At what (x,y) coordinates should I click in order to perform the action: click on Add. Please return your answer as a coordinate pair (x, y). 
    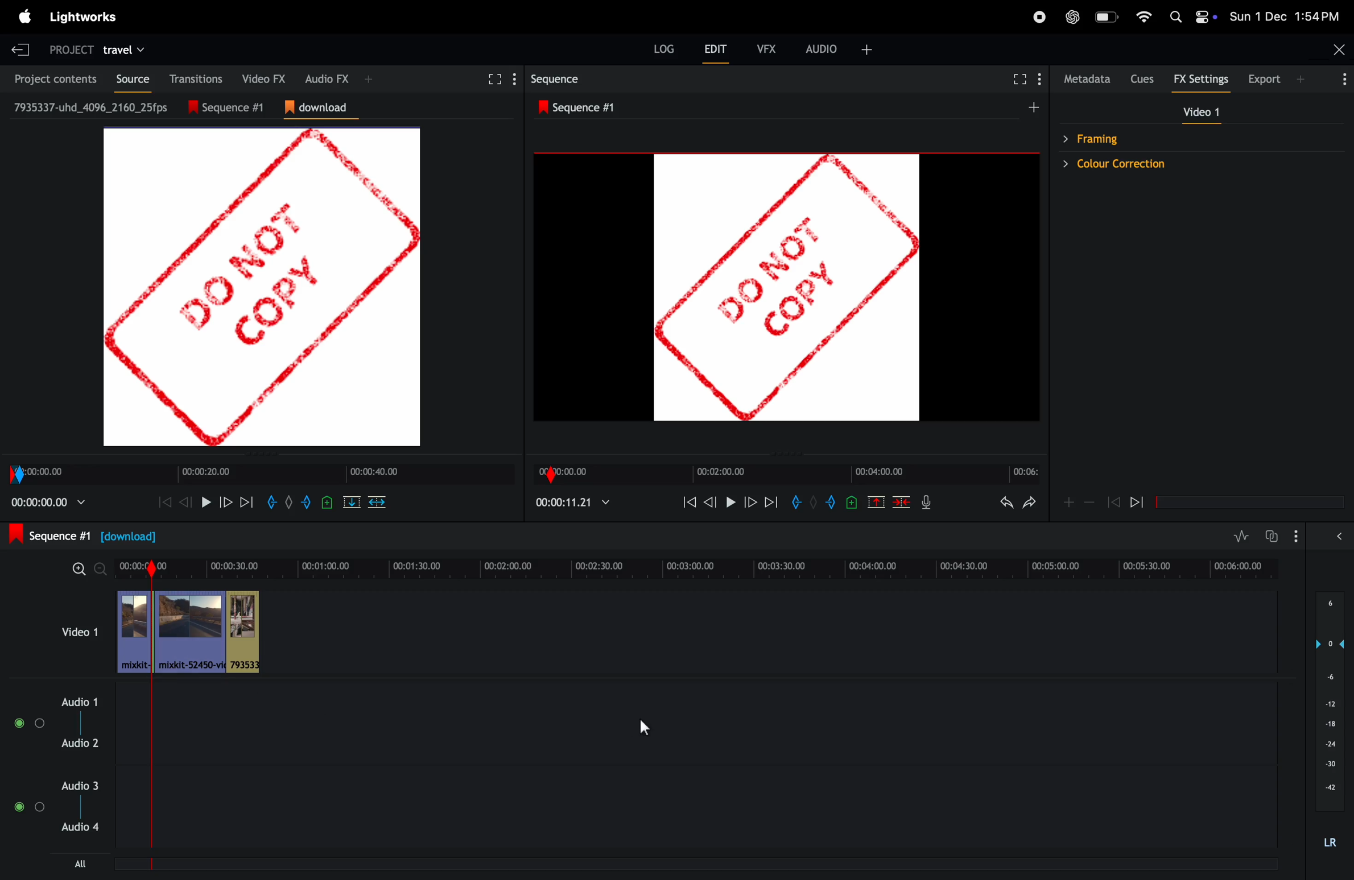
    Looking at the image, I should click on (1069, 503).